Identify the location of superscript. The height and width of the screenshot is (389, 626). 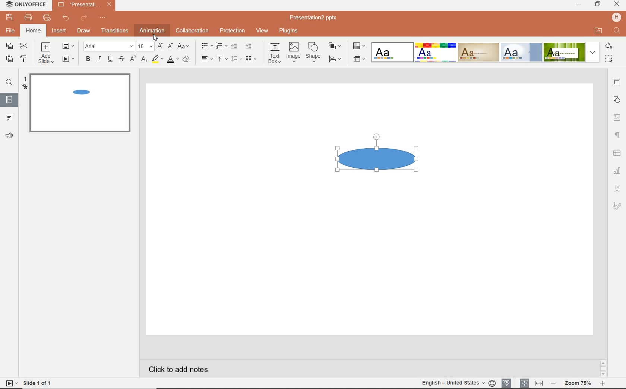
(132, 60).